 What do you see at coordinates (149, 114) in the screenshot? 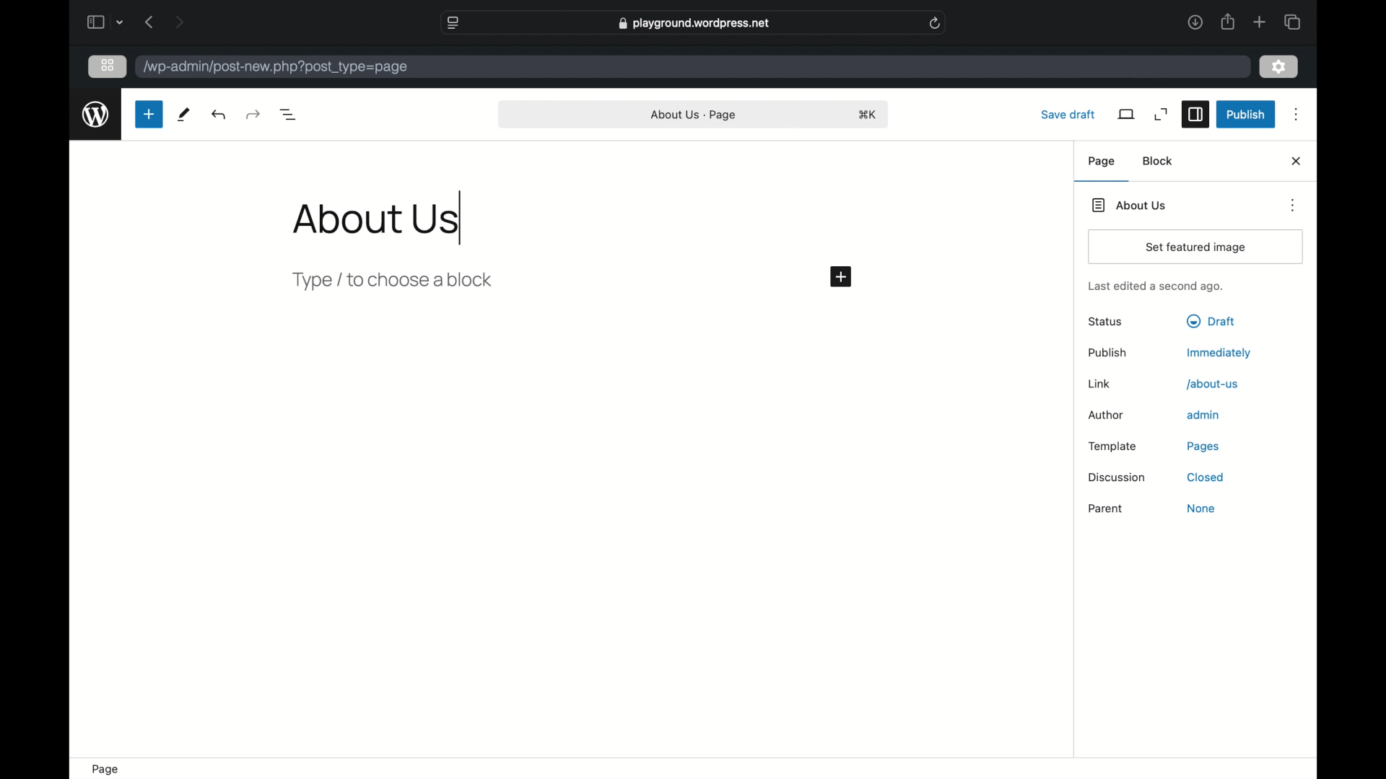
I see `new` at bounding box center [149, 114].